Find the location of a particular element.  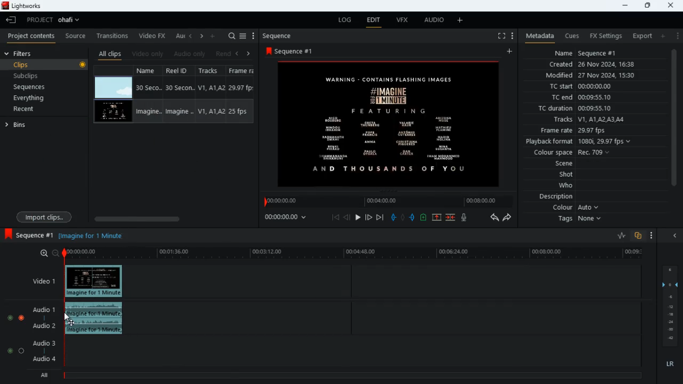

merge is located at coordinates (451, 218).